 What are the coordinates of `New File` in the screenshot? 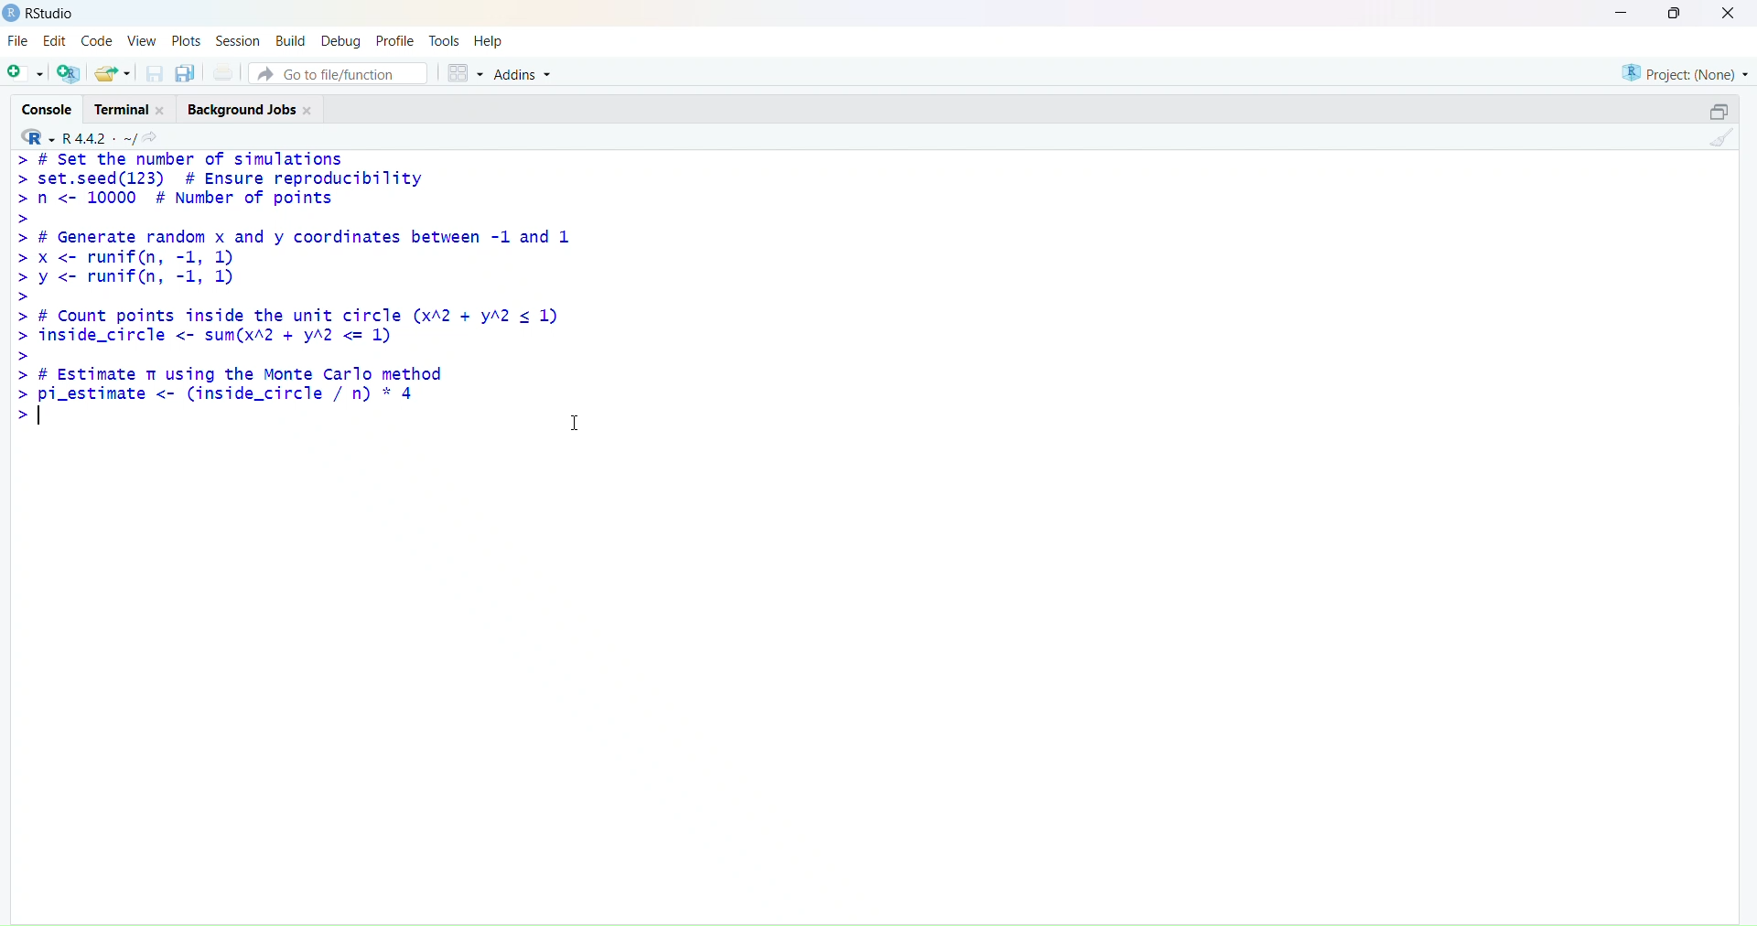 It's located at (26, 73).